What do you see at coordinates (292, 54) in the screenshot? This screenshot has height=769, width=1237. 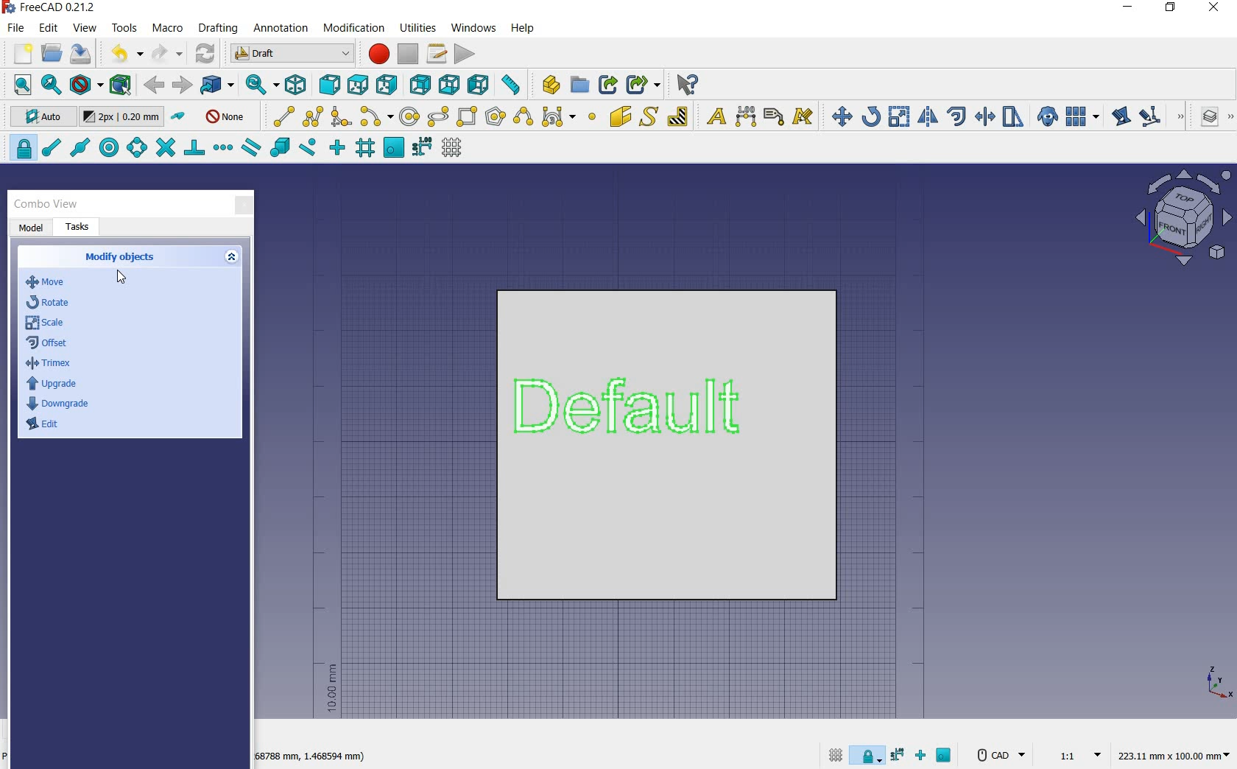 I see `switch between workbenches` at bounding box center [292, 54].